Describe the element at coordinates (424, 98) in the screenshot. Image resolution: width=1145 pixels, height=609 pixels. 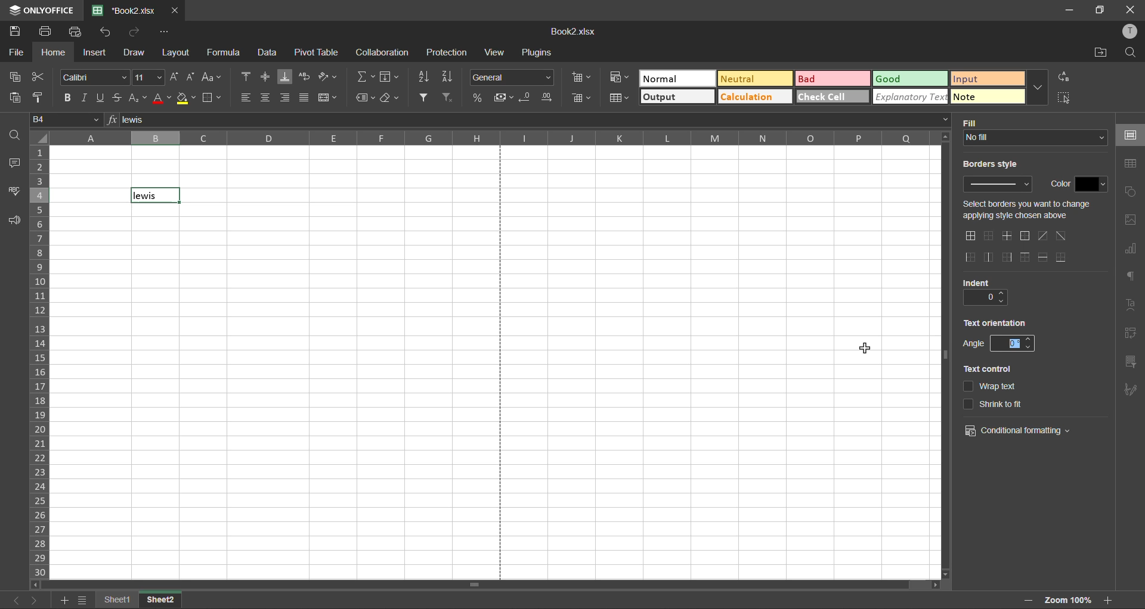
I see `filter` at that location.